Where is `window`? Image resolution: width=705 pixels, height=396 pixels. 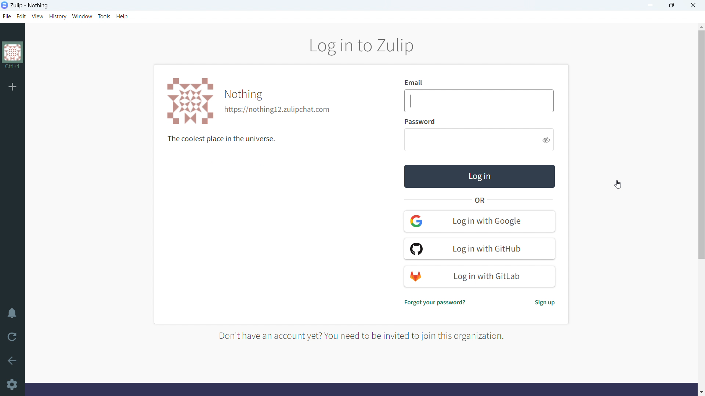 window is located at coordinates (83, 16).